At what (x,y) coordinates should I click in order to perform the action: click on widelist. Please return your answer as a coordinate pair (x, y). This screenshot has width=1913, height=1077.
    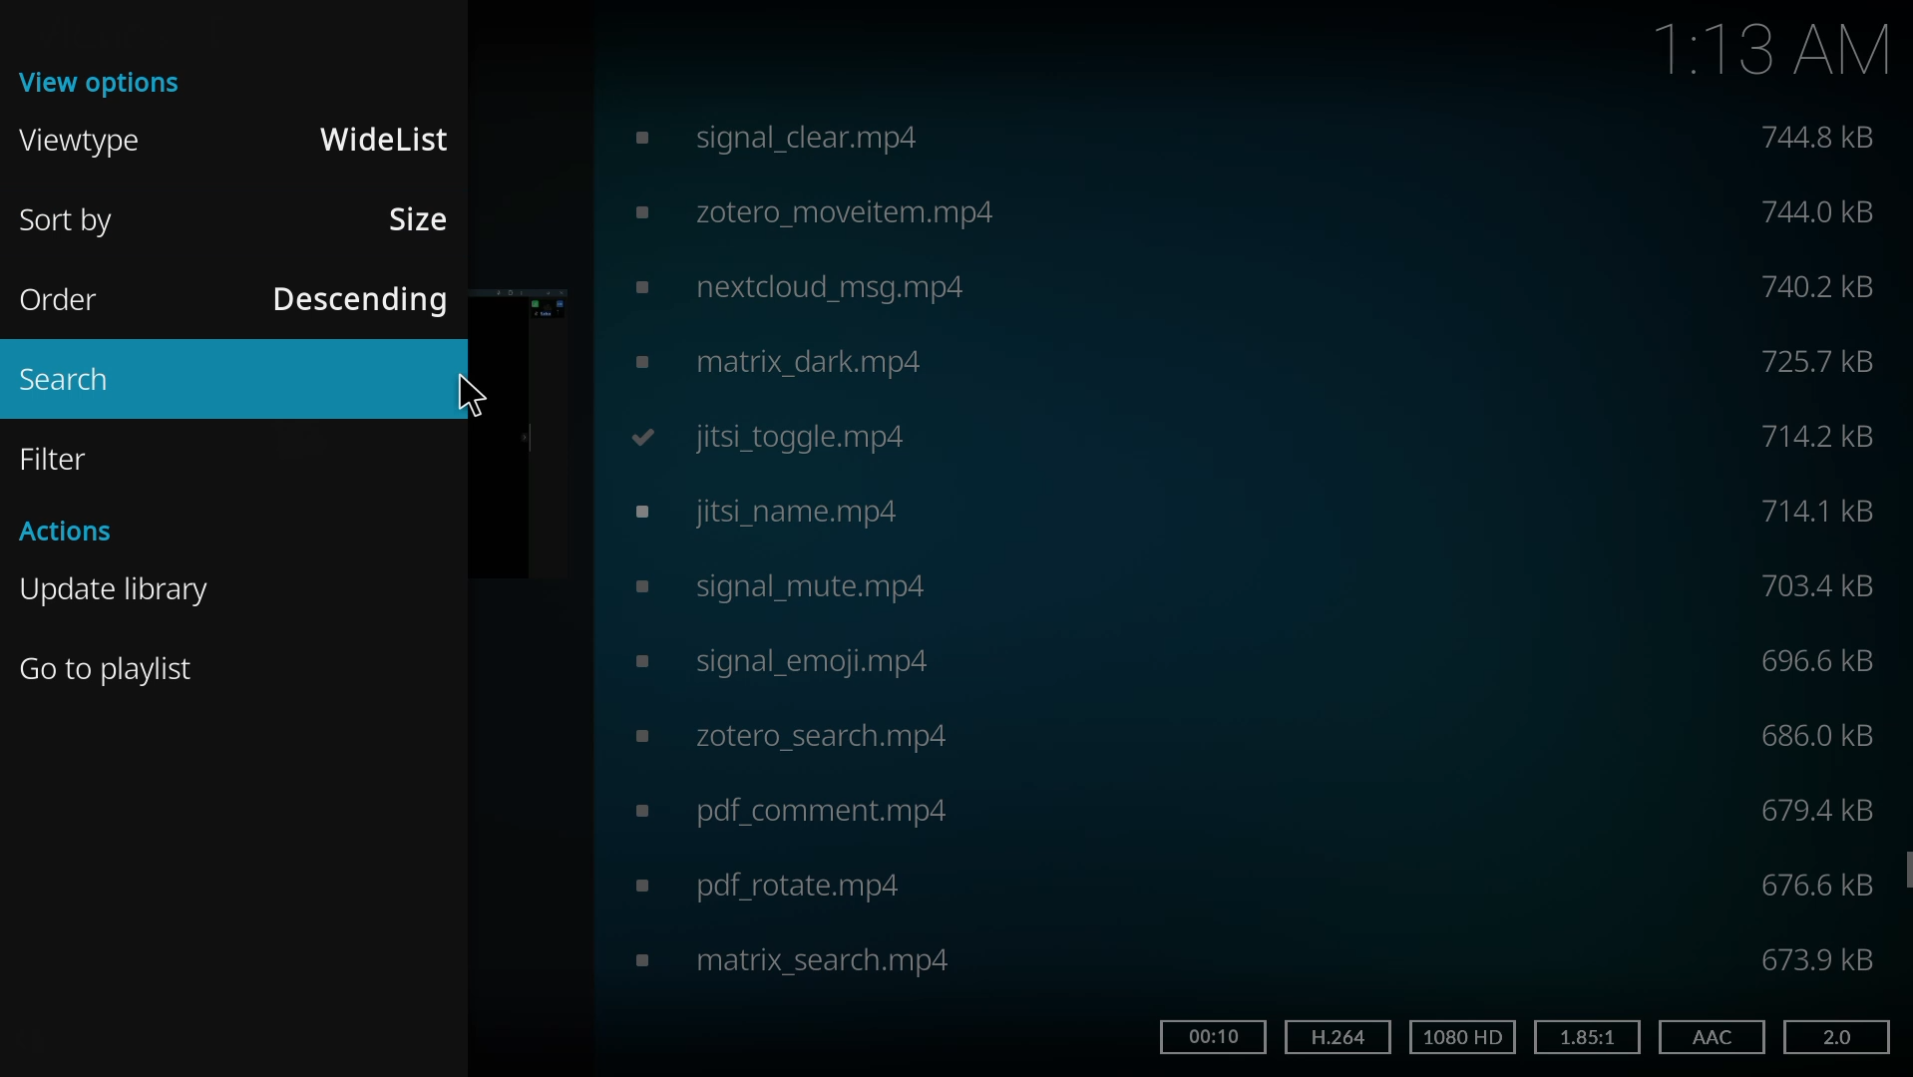
    Looking at the image, I should click on (381, 141).